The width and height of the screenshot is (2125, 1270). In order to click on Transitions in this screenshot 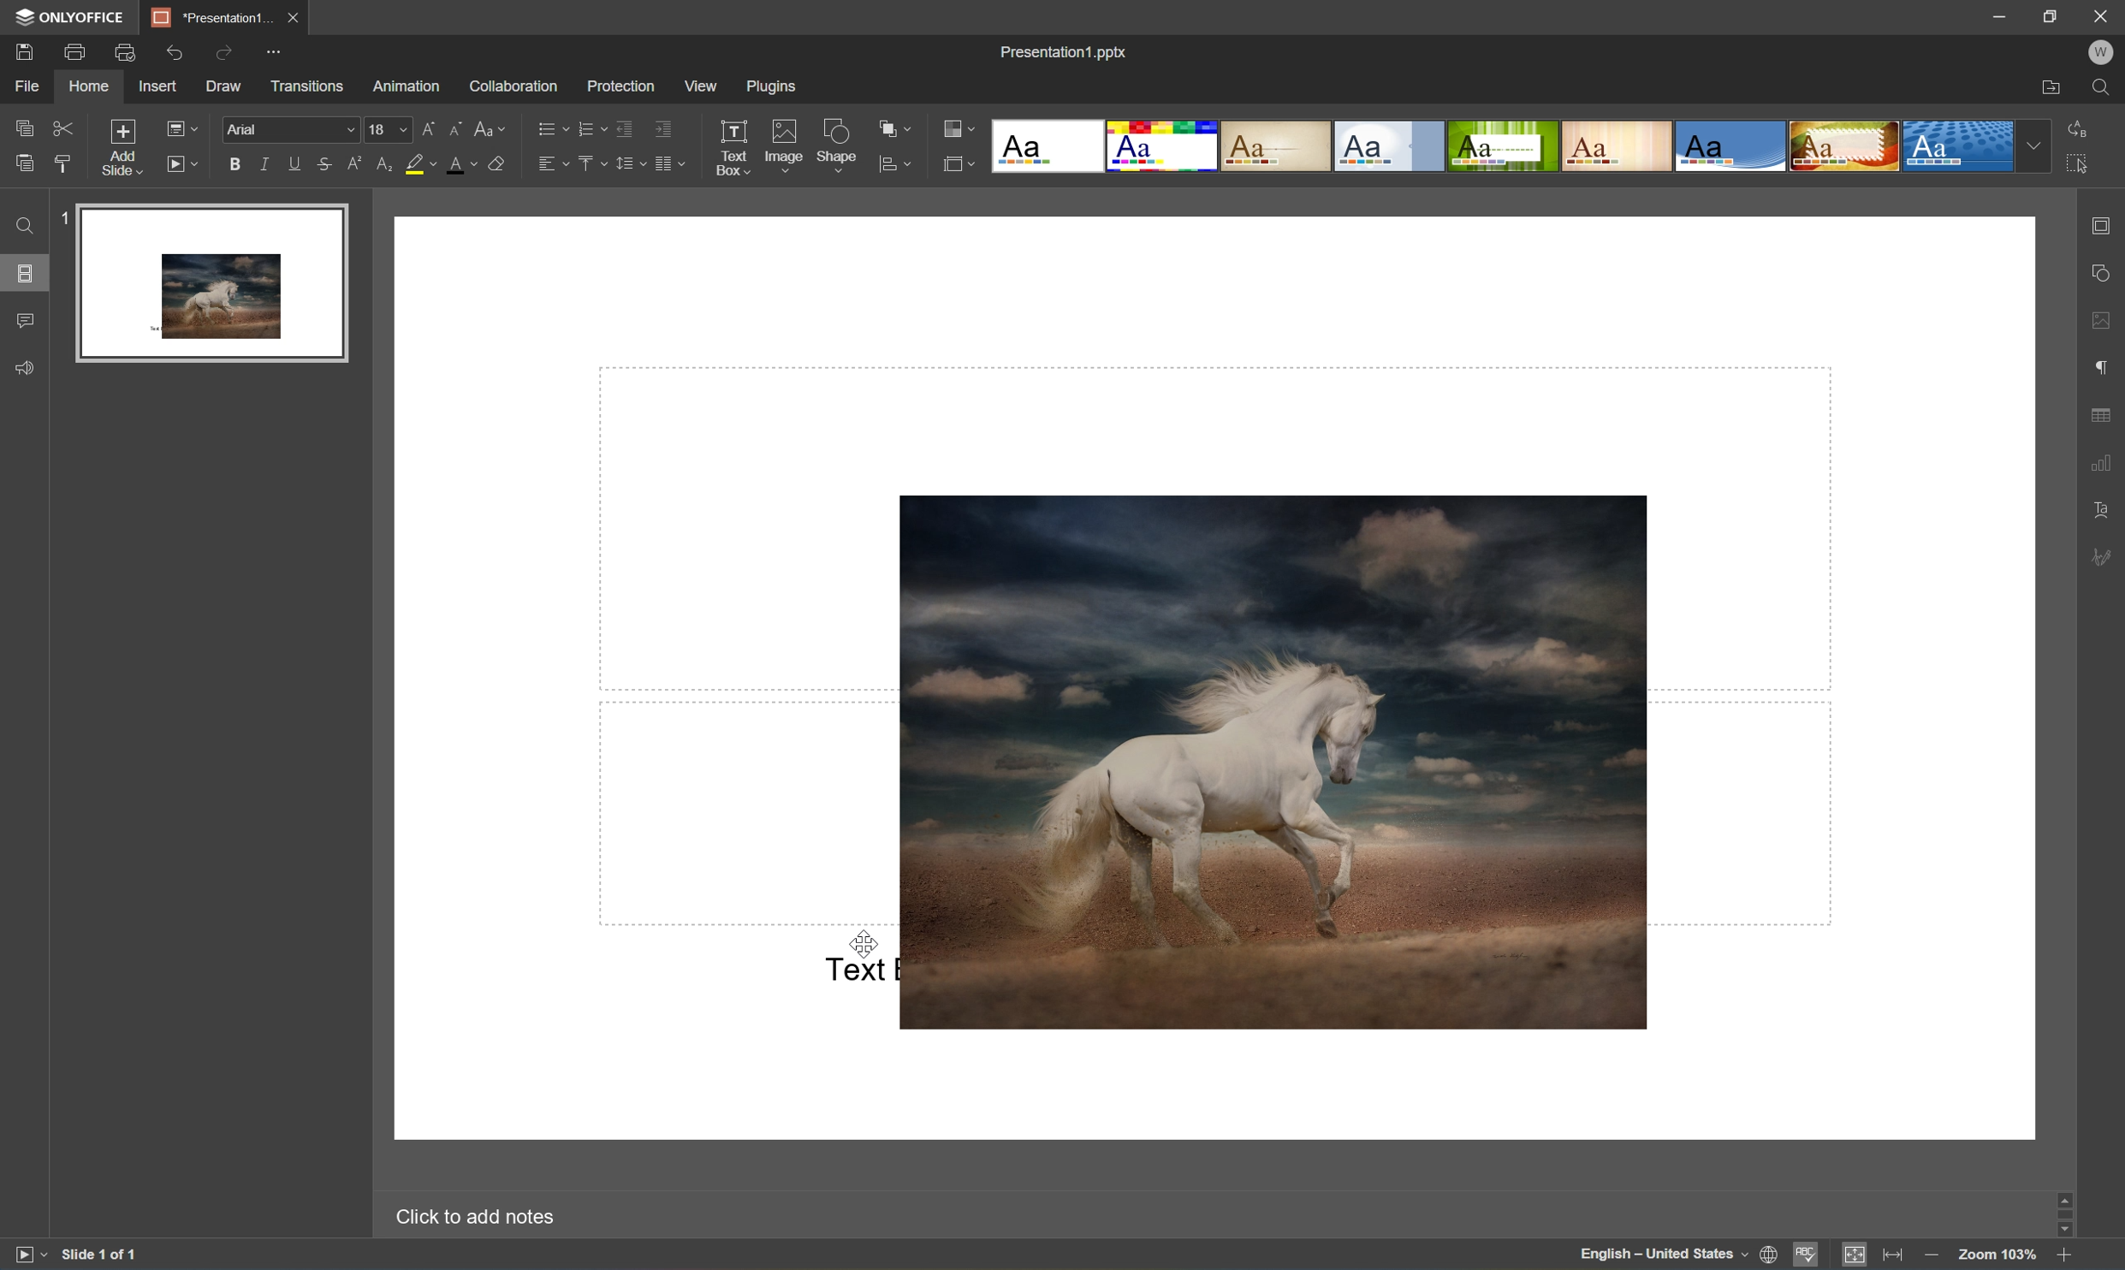, I will do `click(307, 86)`.